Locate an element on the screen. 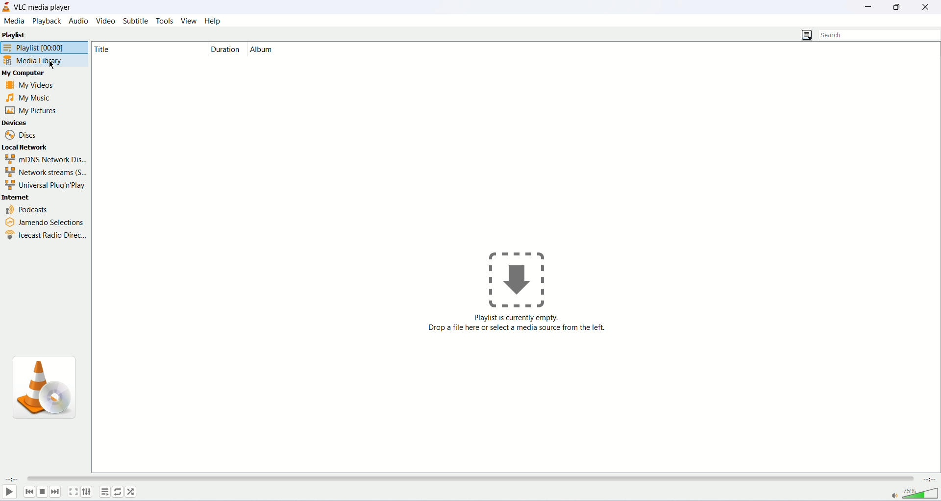  fullscreen is located at coordinates (74, 492).